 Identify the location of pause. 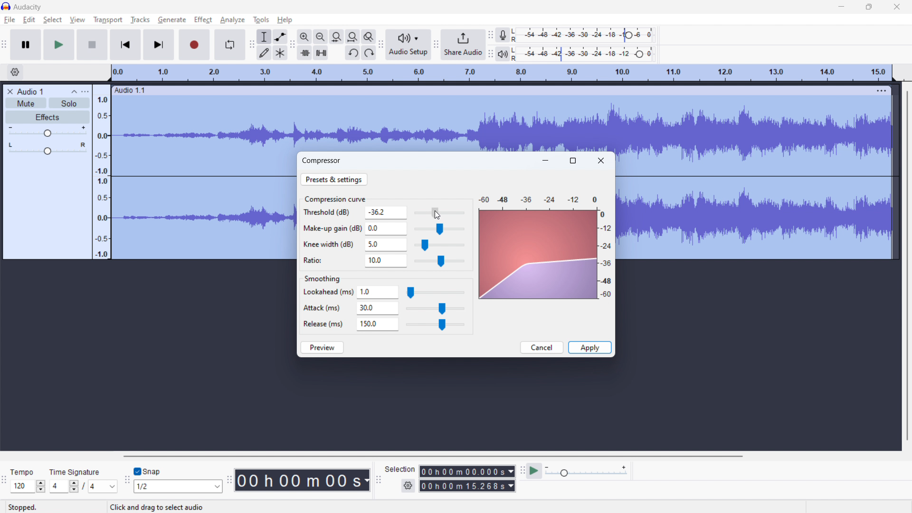
(26, 45).